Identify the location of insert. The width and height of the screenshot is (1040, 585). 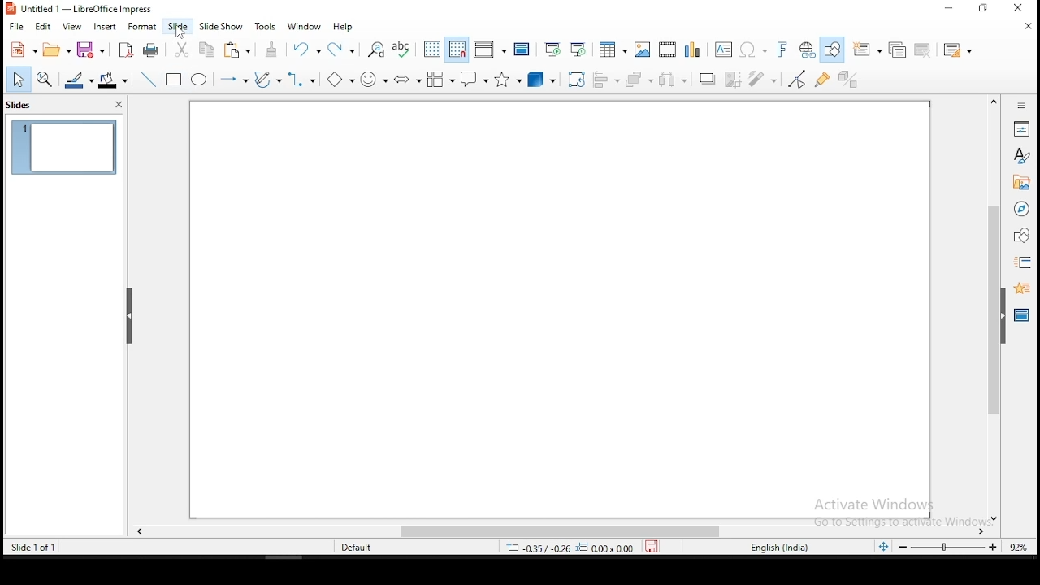
(108, 26).